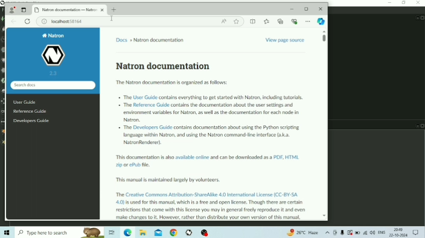 This screenshot has width=425, height=238. What do you see at coordinates (416, 232) in the screenshot?
I see `Notifications` at bounding box center [416, 232].